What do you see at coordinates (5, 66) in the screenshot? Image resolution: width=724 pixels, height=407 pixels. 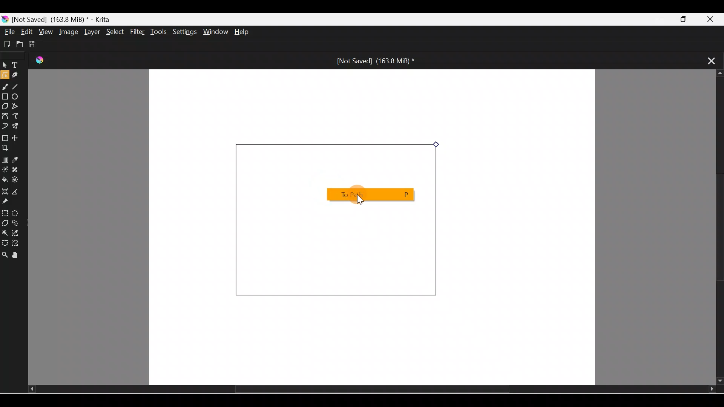 I see `Select shapes tool` at bounding box center [5, 66].